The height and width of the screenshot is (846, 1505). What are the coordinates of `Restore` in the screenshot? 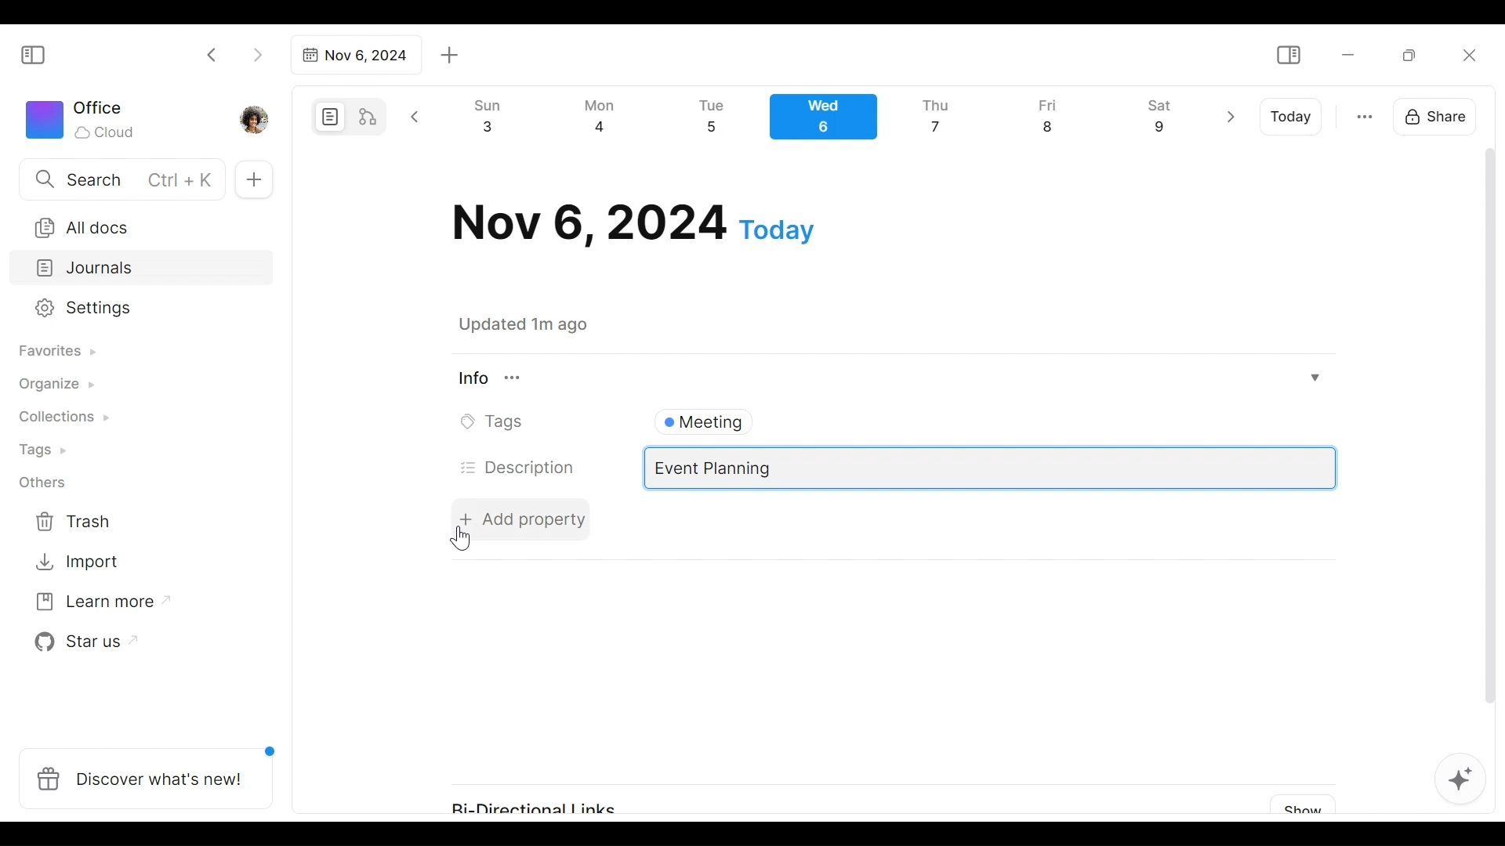 It's located at (1415, 54).